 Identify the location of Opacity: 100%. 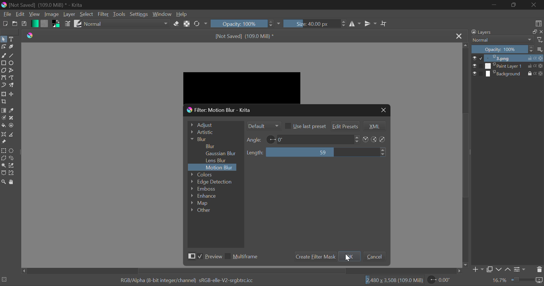
(238, 23).